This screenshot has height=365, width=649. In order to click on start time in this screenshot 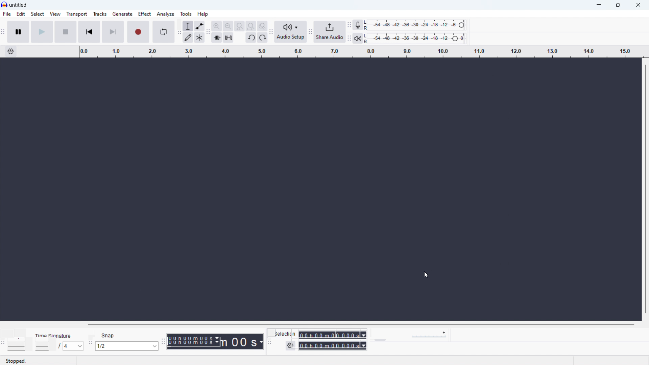, I will do `click(332, 335)`.